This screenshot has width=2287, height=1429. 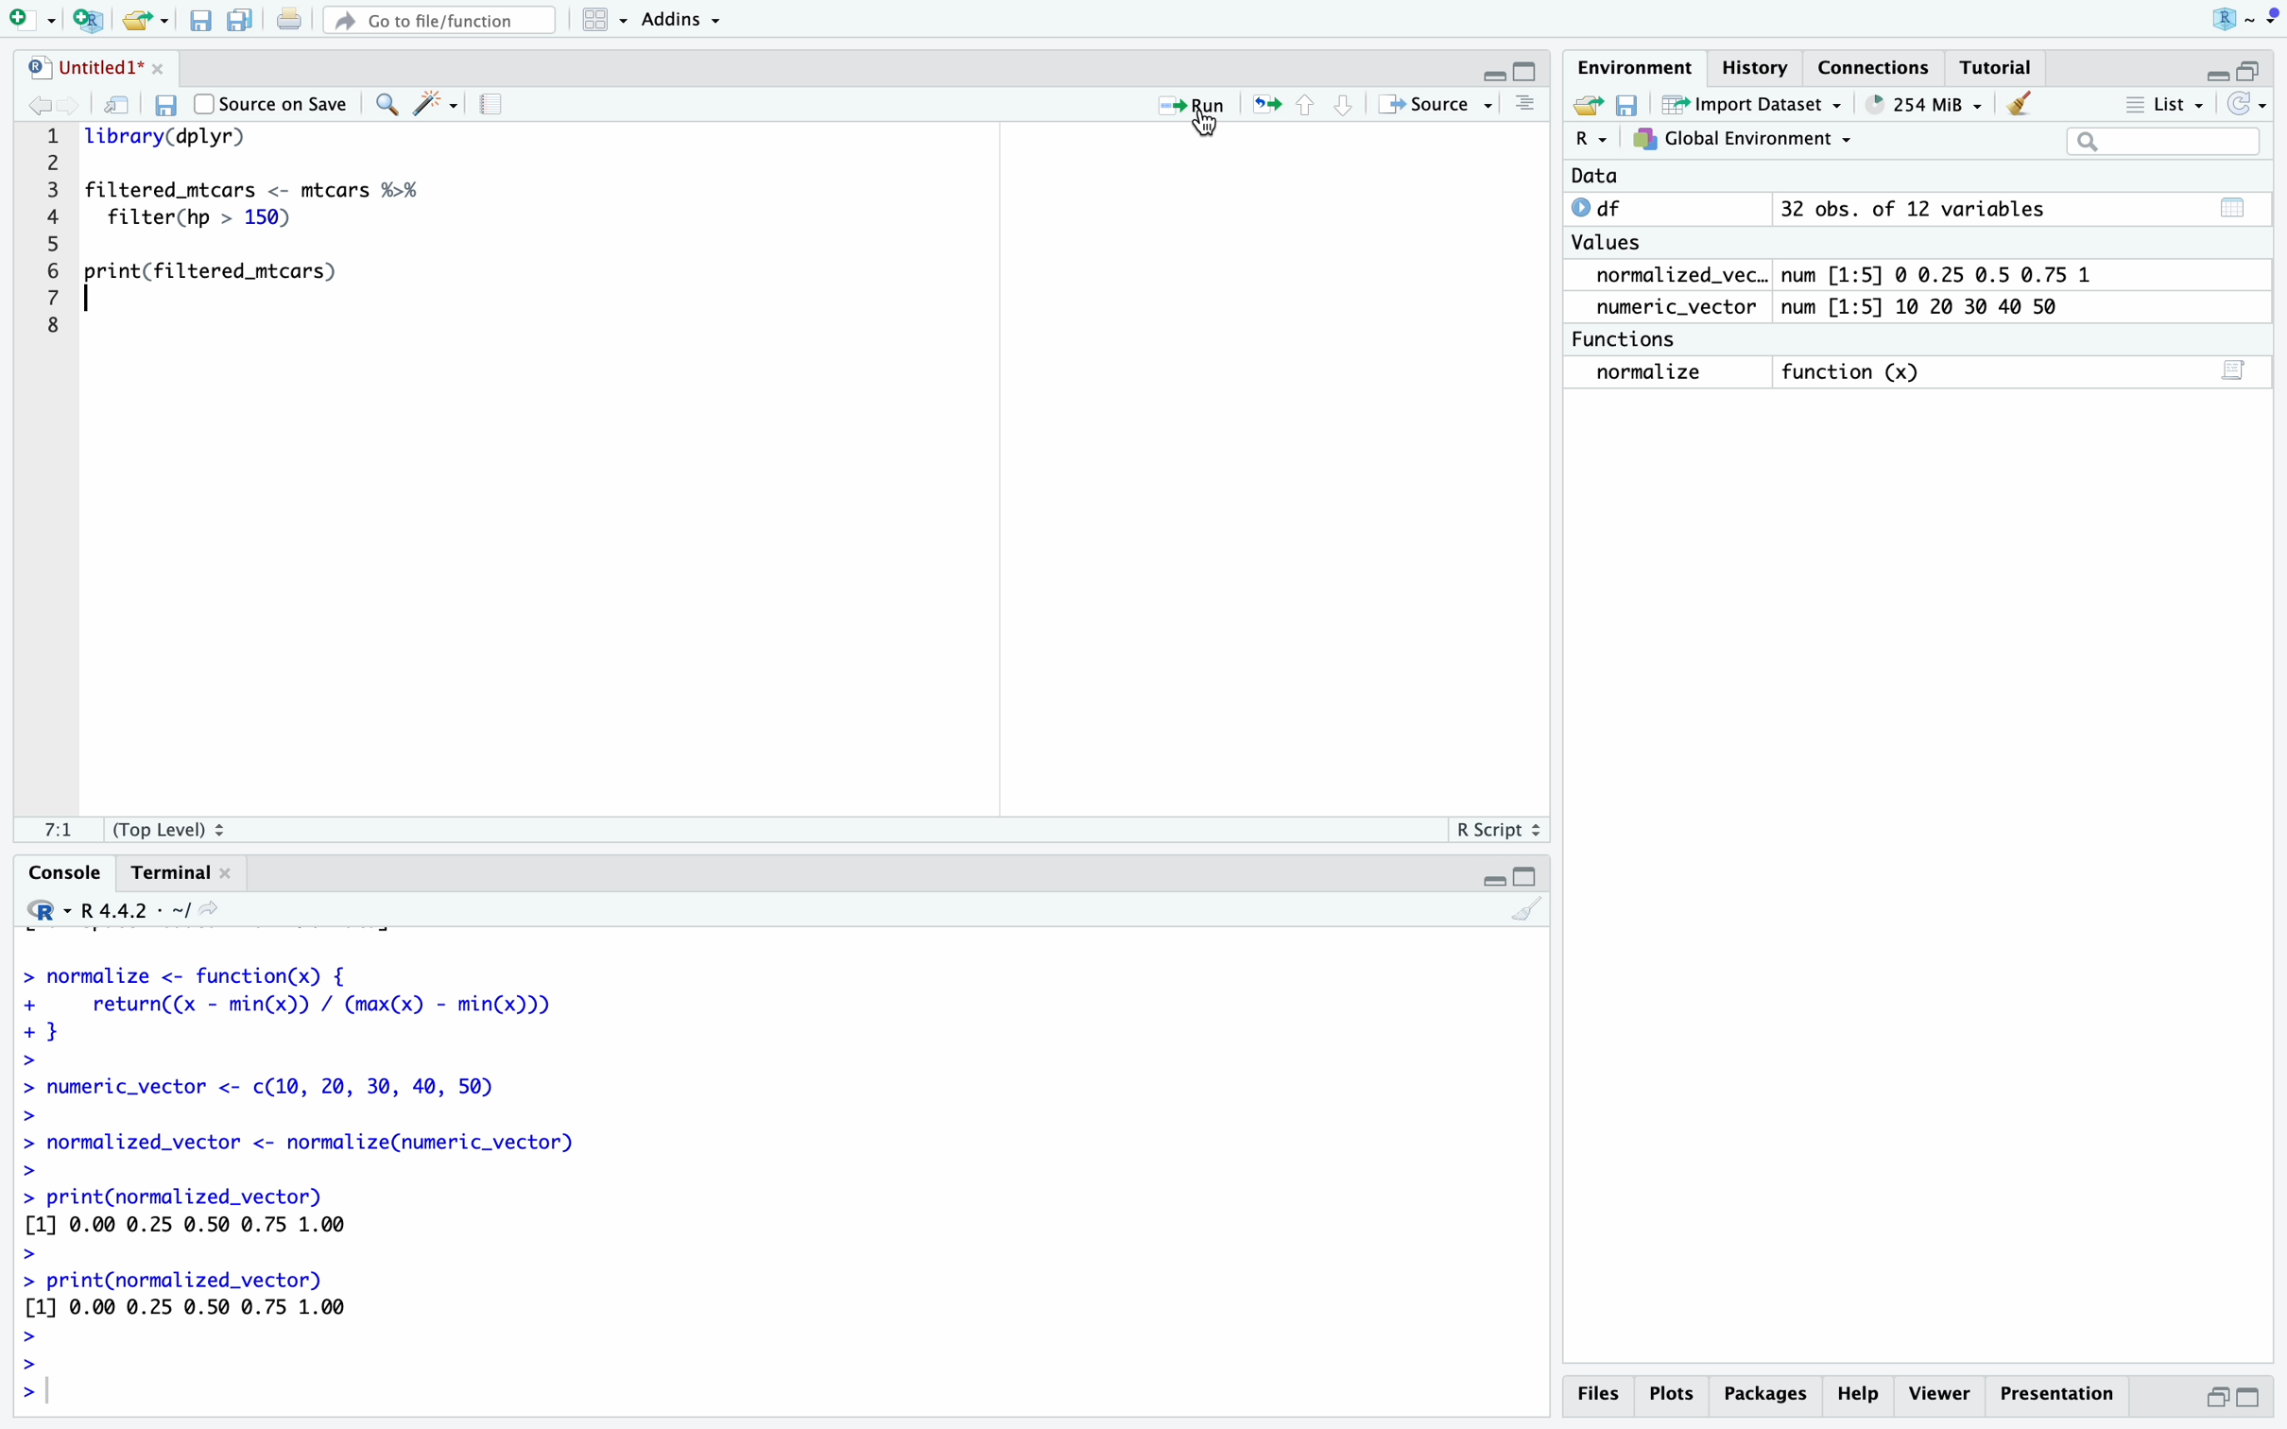 I want to click on maximize, so click(x=1529, y=877).